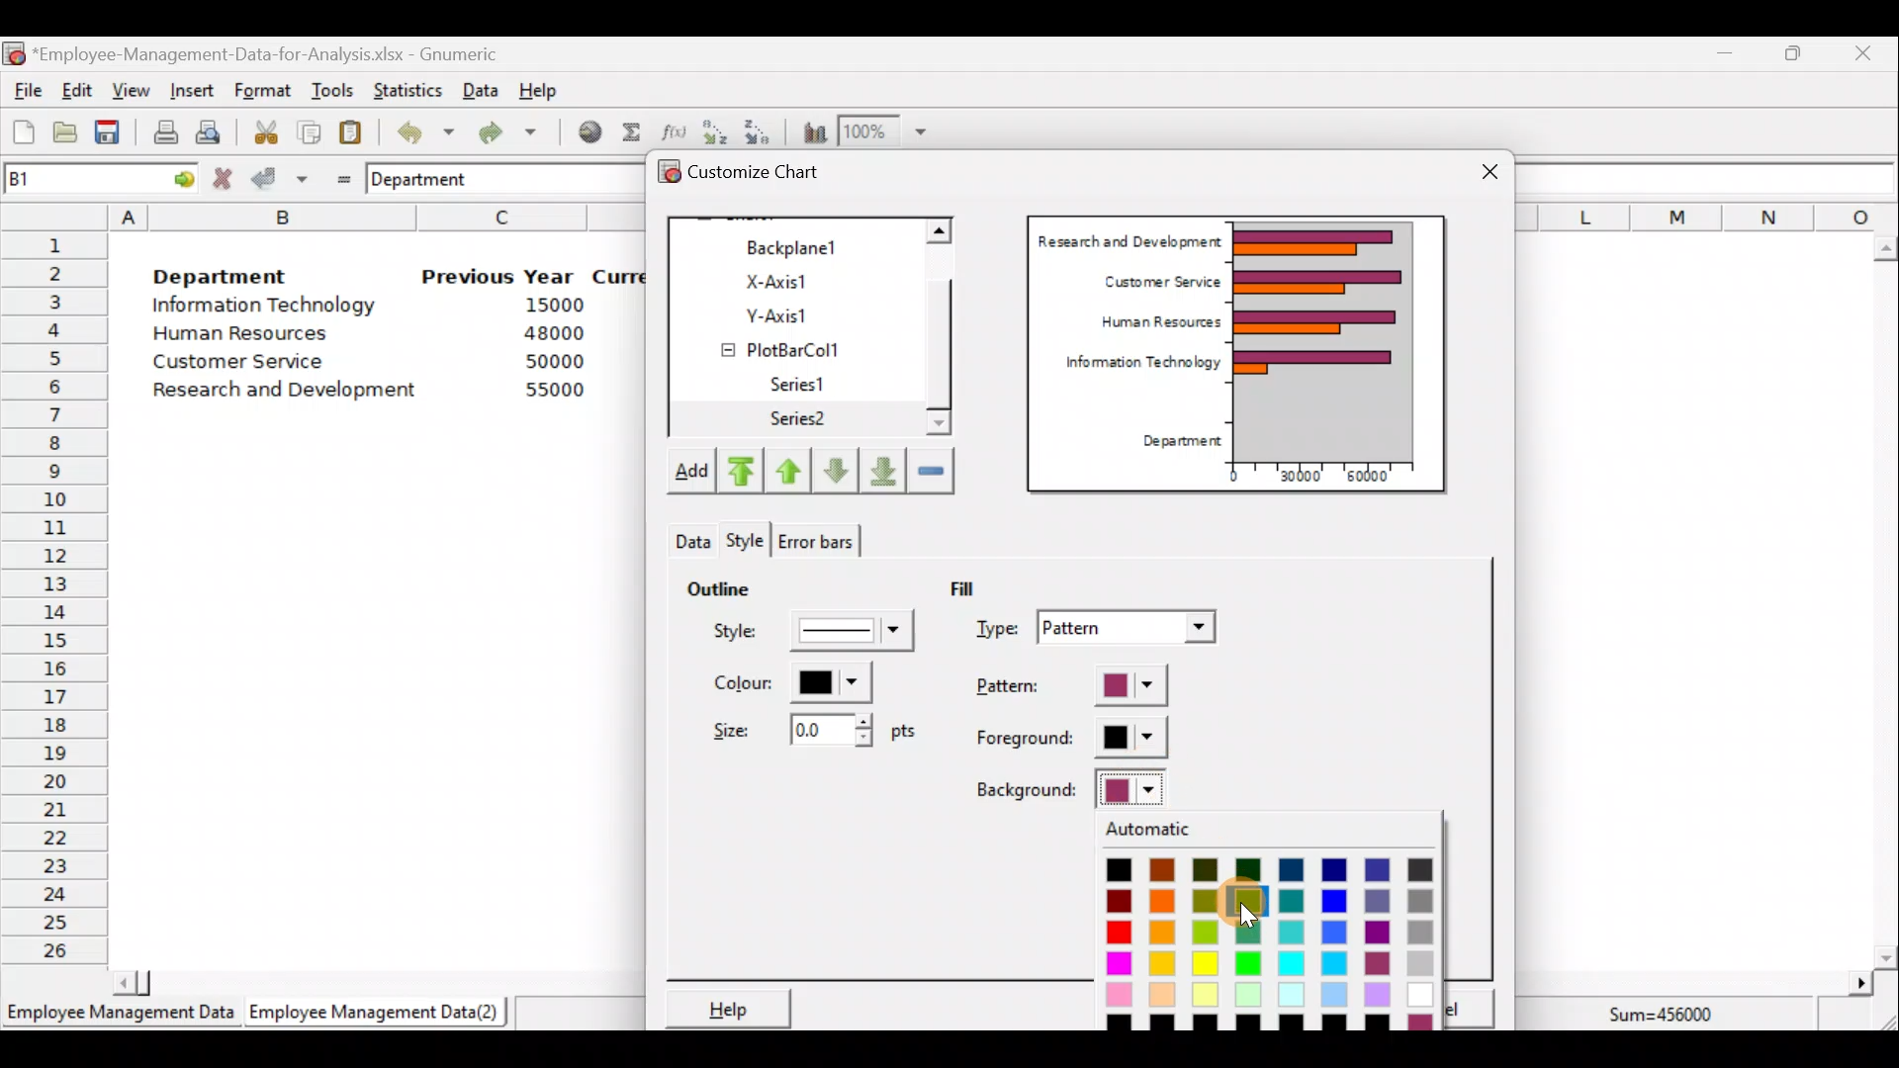  Describe the element at coordinates (547, 304) in the screenshot. I see `15000` at that location.